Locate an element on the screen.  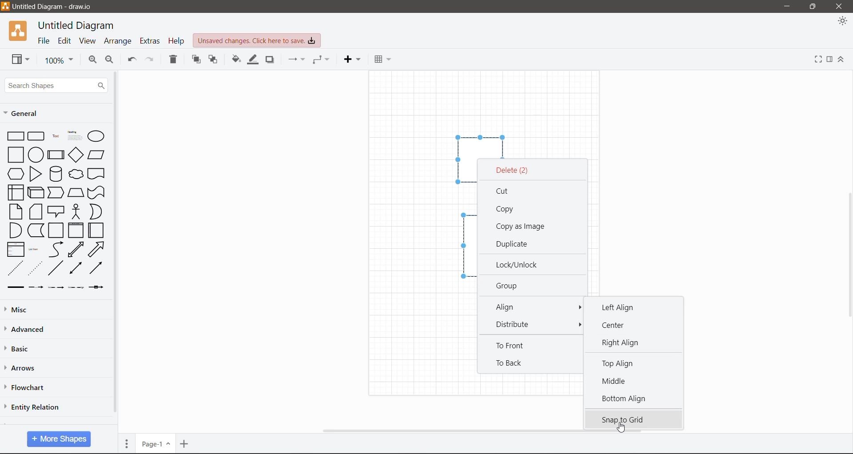
Extras is located at coordinates (150, 41).